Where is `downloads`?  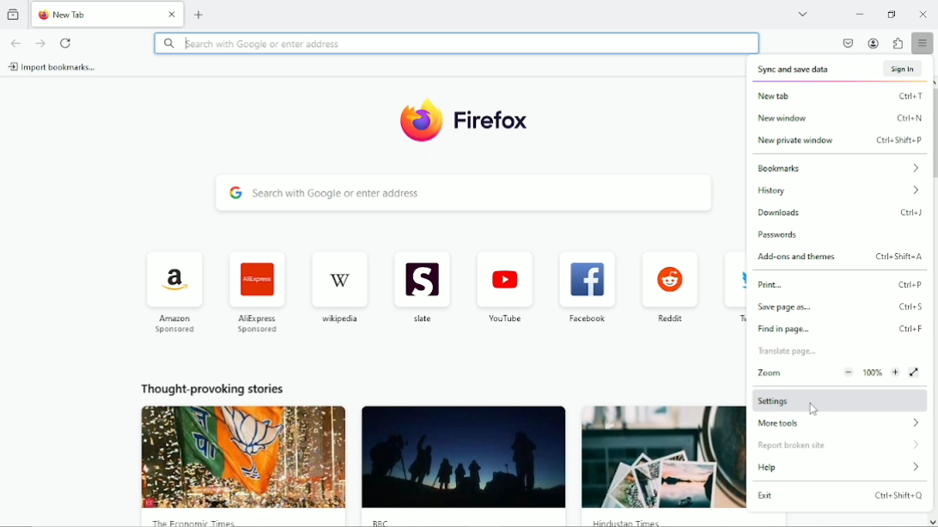
downloads is located at coordinates (839, 212).